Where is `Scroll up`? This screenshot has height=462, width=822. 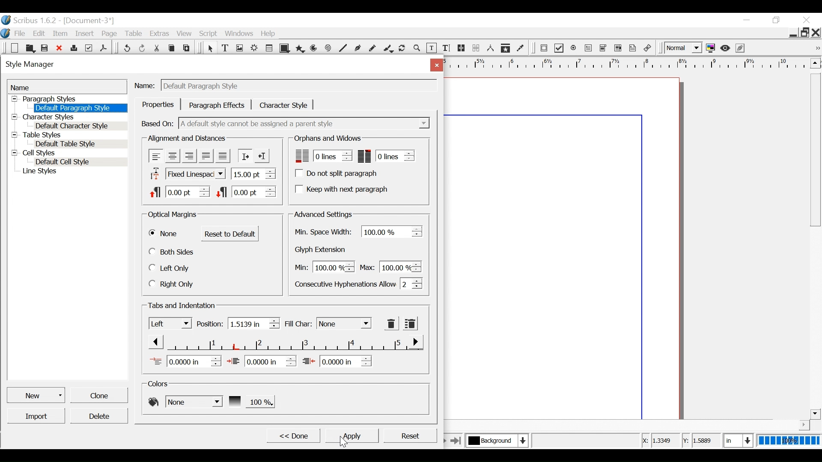 Scroll up is located at coordinates (814, 63).